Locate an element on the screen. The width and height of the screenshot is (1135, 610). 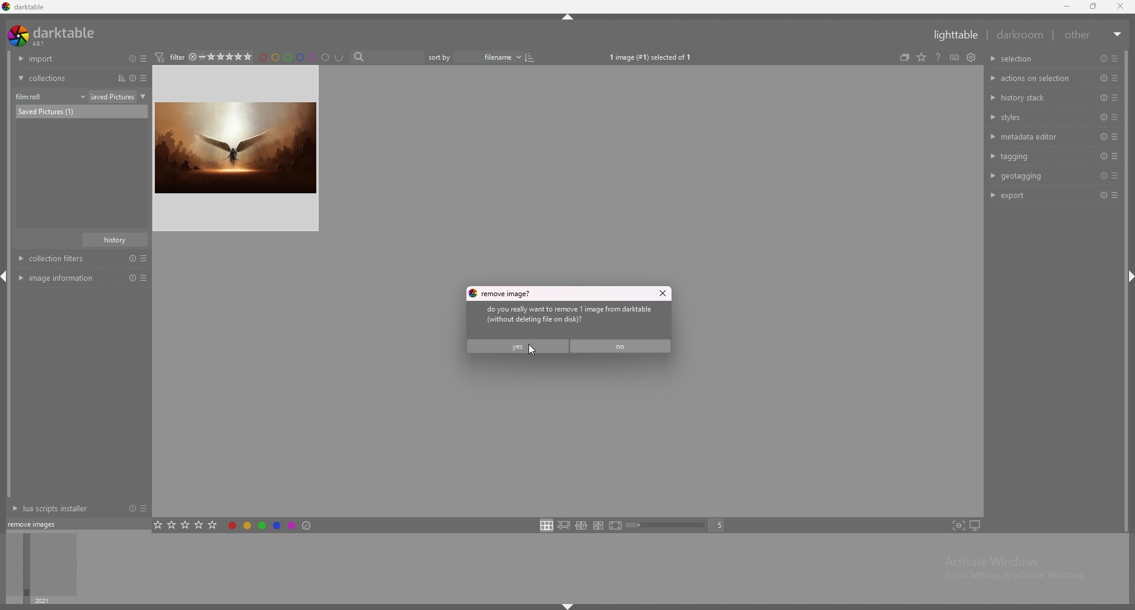
toggle is located at coordinates (538, 57).